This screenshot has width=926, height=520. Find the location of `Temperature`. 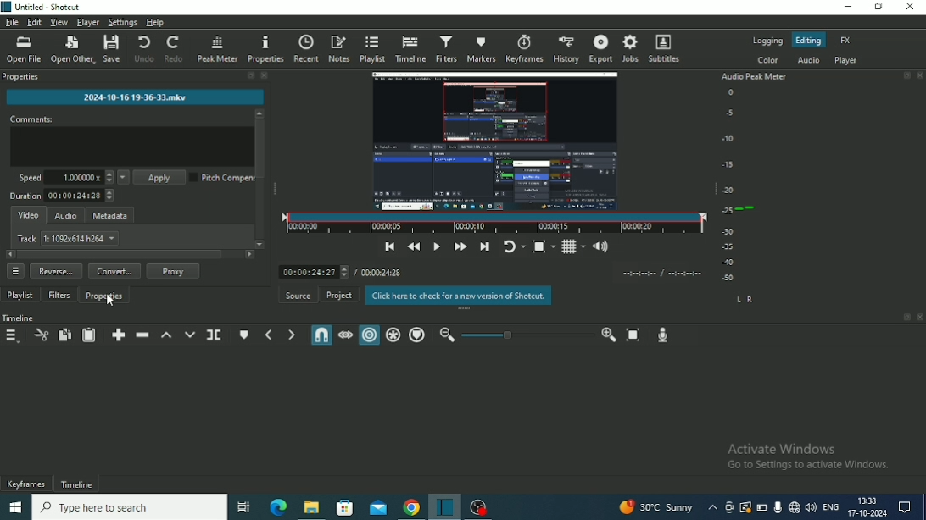

Temperature is located at coordinates (655, 507).